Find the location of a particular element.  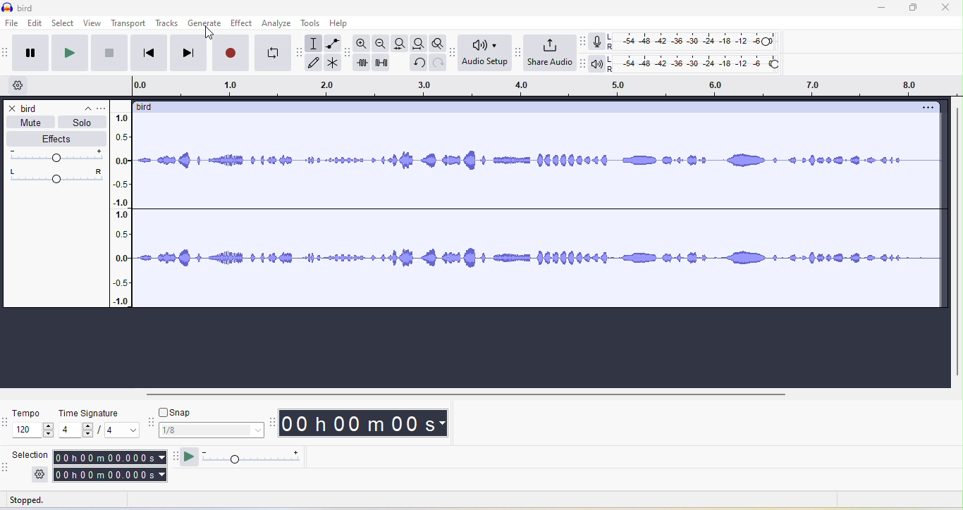

edit is located at coordinates (38, 25).